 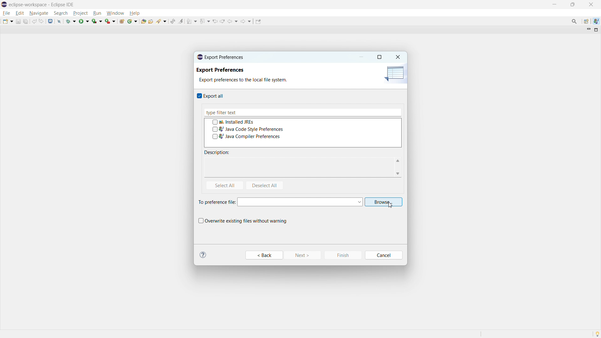 I want to click on debug, so click(x=71, y=21).